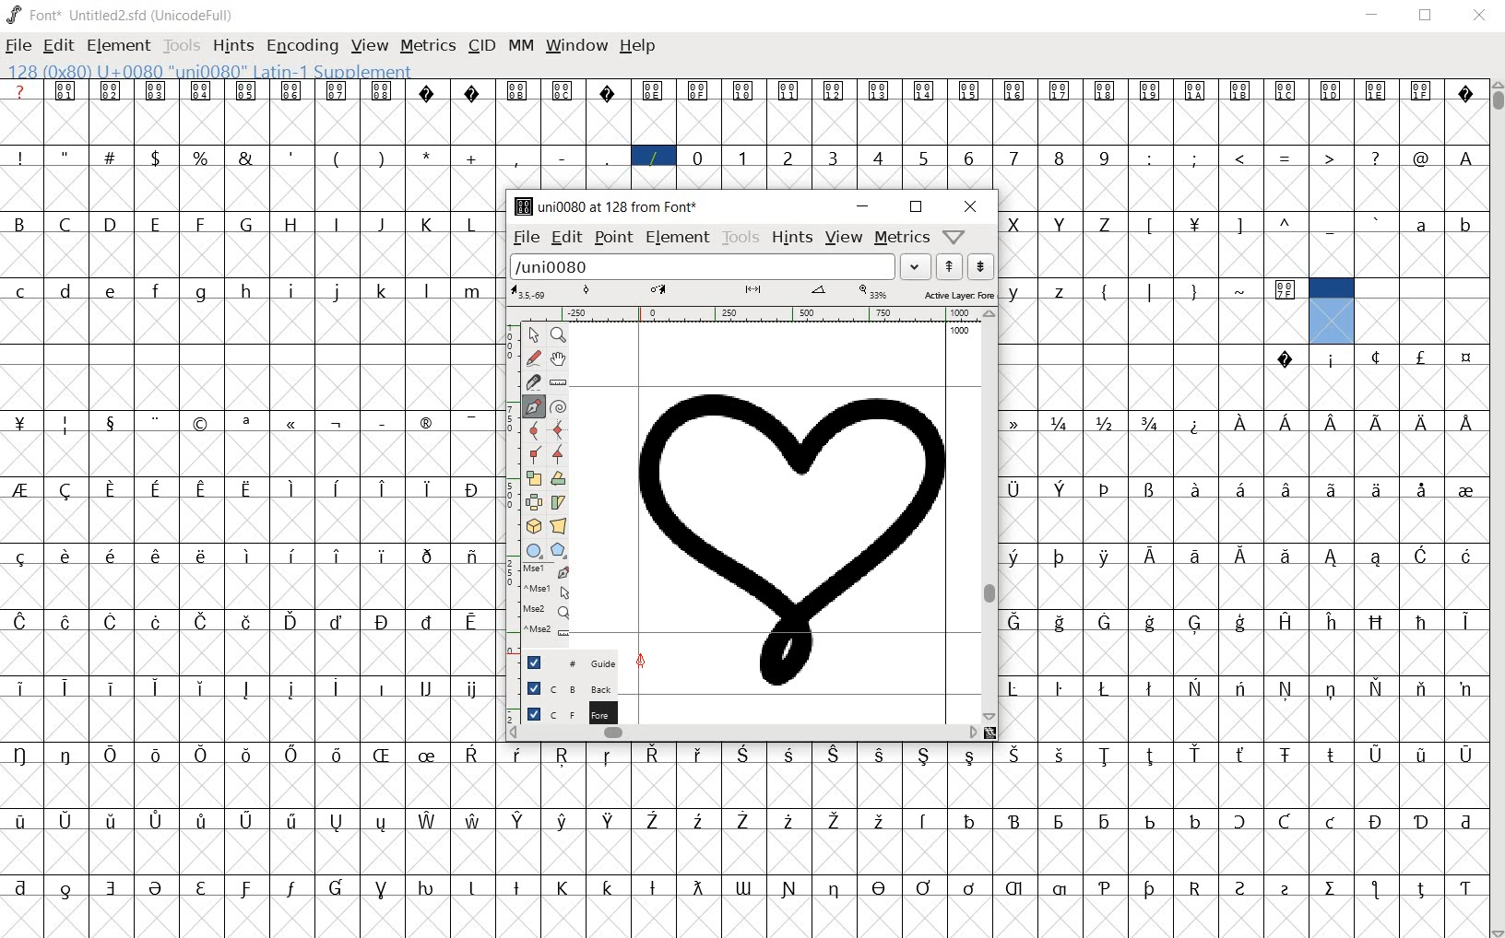  I want to click on glyph, so click(516, 755).